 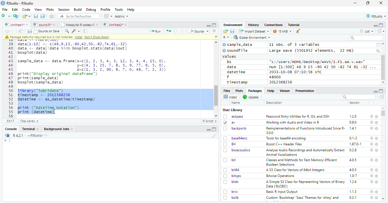 What do you see at coordinates (3, 3) in the screenshot?
I see `logo` at bounding box center [3, 3].